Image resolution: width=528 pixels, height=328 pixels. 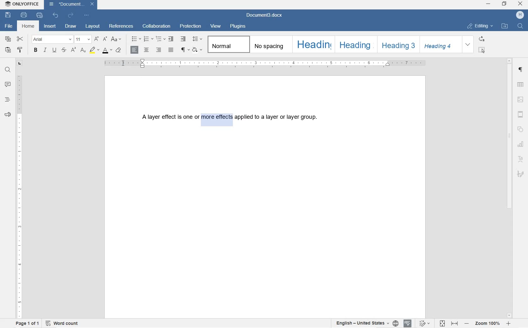 I want to click on HEADING 3, so click(x=398, y=45).